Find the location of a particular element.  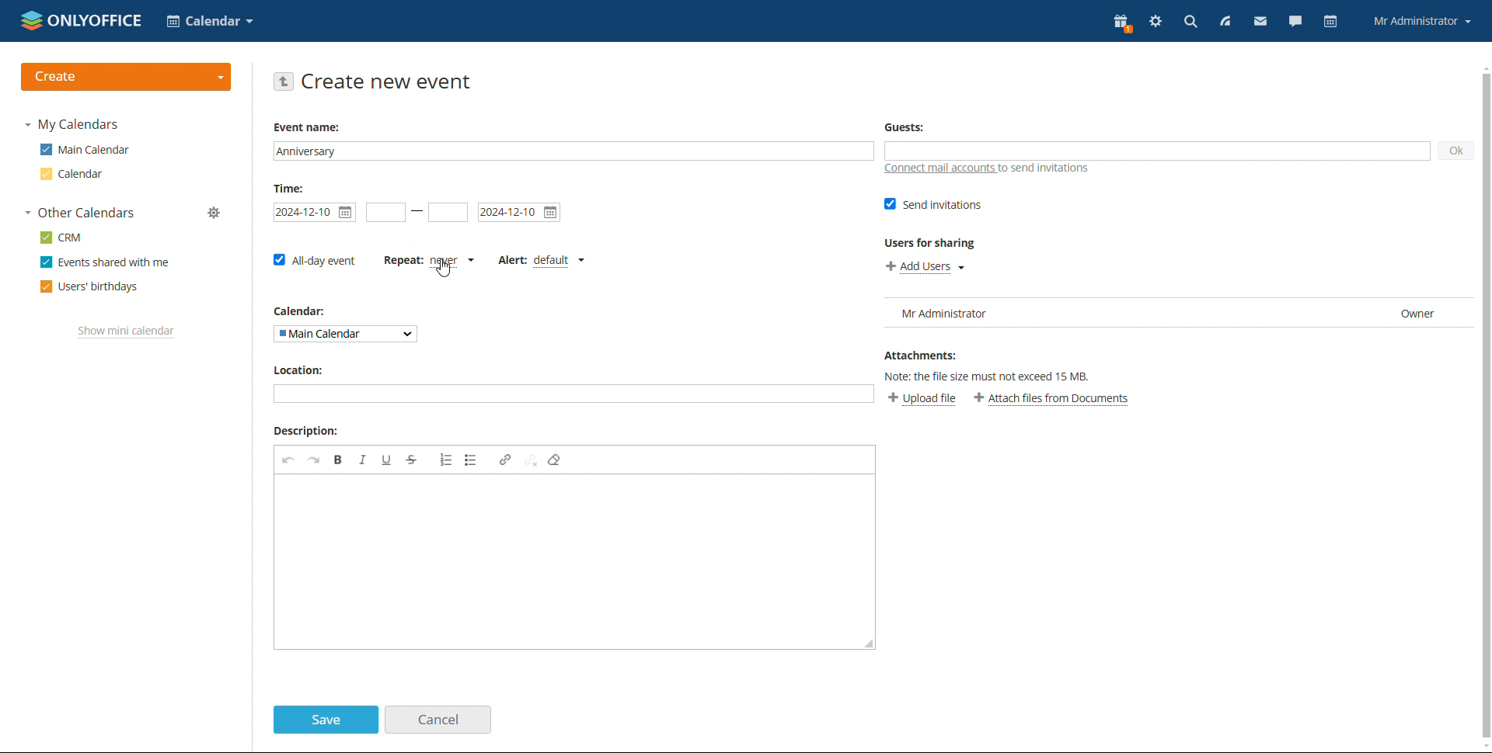

set alert is located at coordinates (542, 261).